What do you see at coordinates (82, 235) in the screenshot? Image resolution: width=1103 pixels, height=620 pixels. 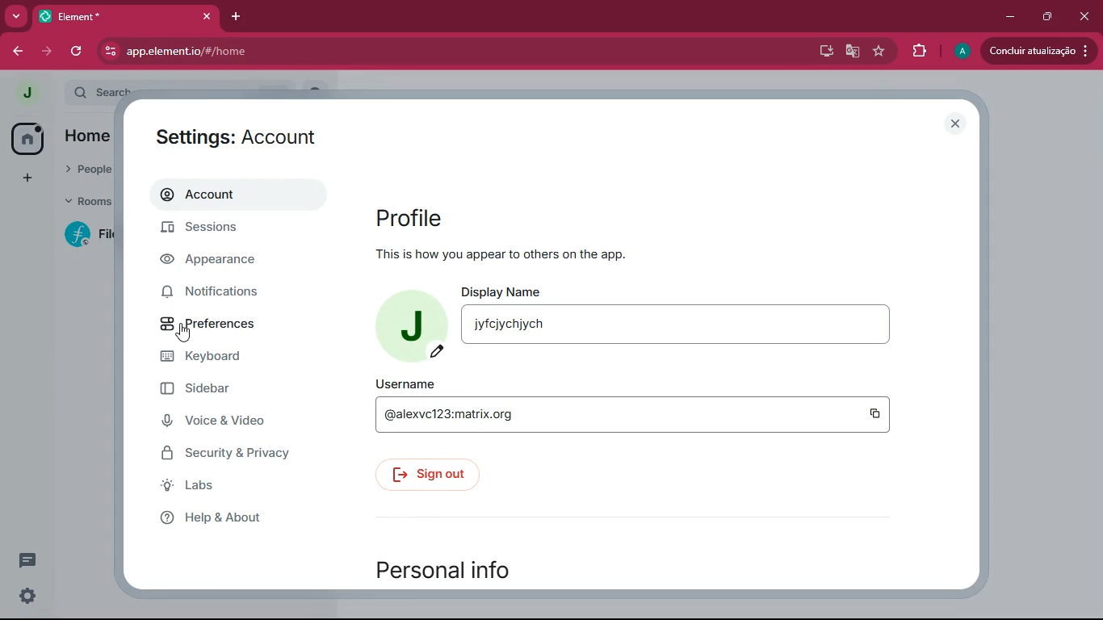 I see `room` at bounding box center [82, 235].